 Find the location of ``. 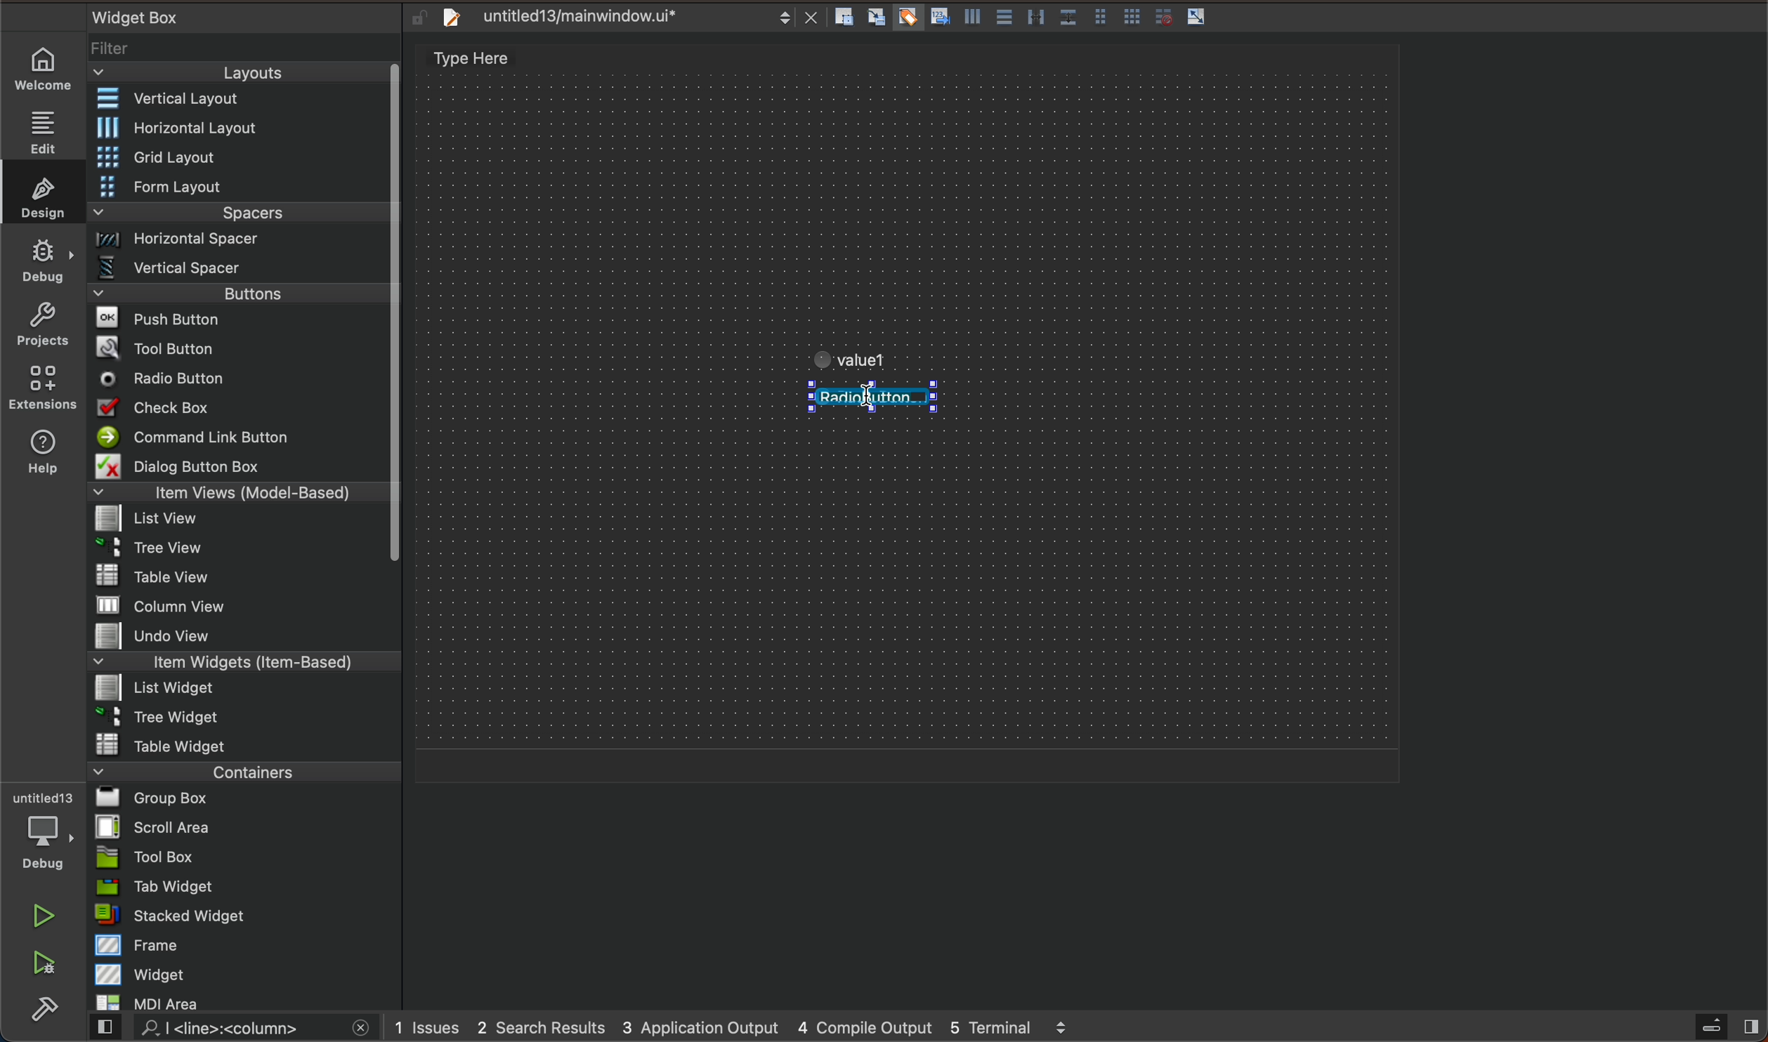

 is located at coordinates (1067, 18).